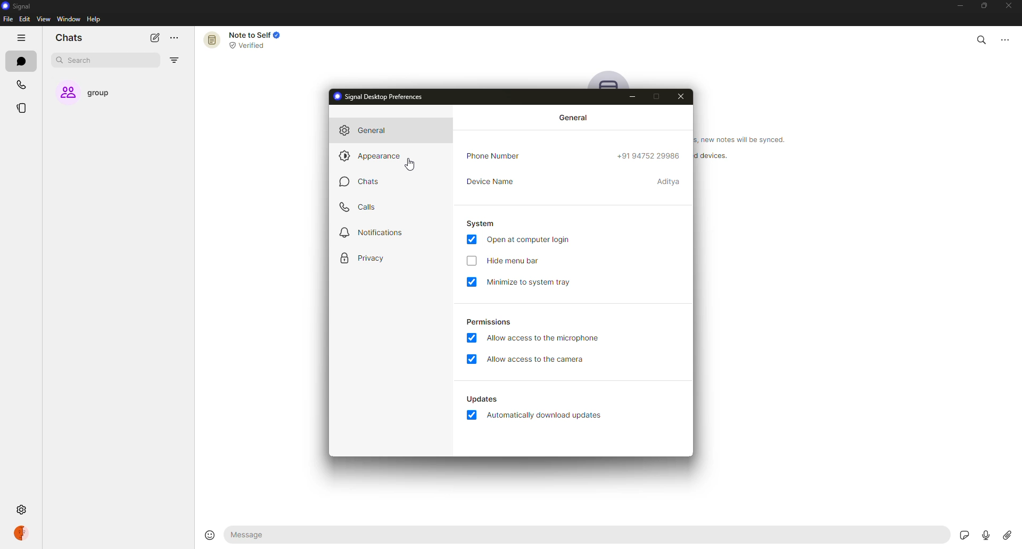 Image resolution: width=1022 pixels, height=549 pixels. I want to click on chats, so click(361, 181).